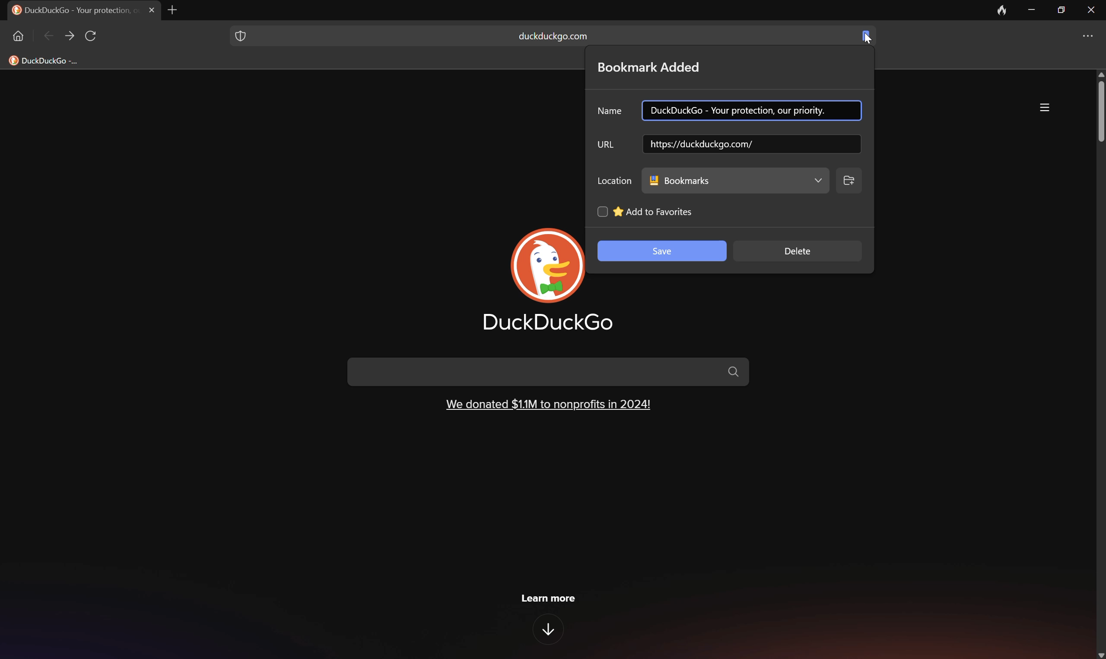 This screenshot has width=1106, height=659. Describe the element at coordinates (1092, 8) in the screenshot. I see `Close` at that location.